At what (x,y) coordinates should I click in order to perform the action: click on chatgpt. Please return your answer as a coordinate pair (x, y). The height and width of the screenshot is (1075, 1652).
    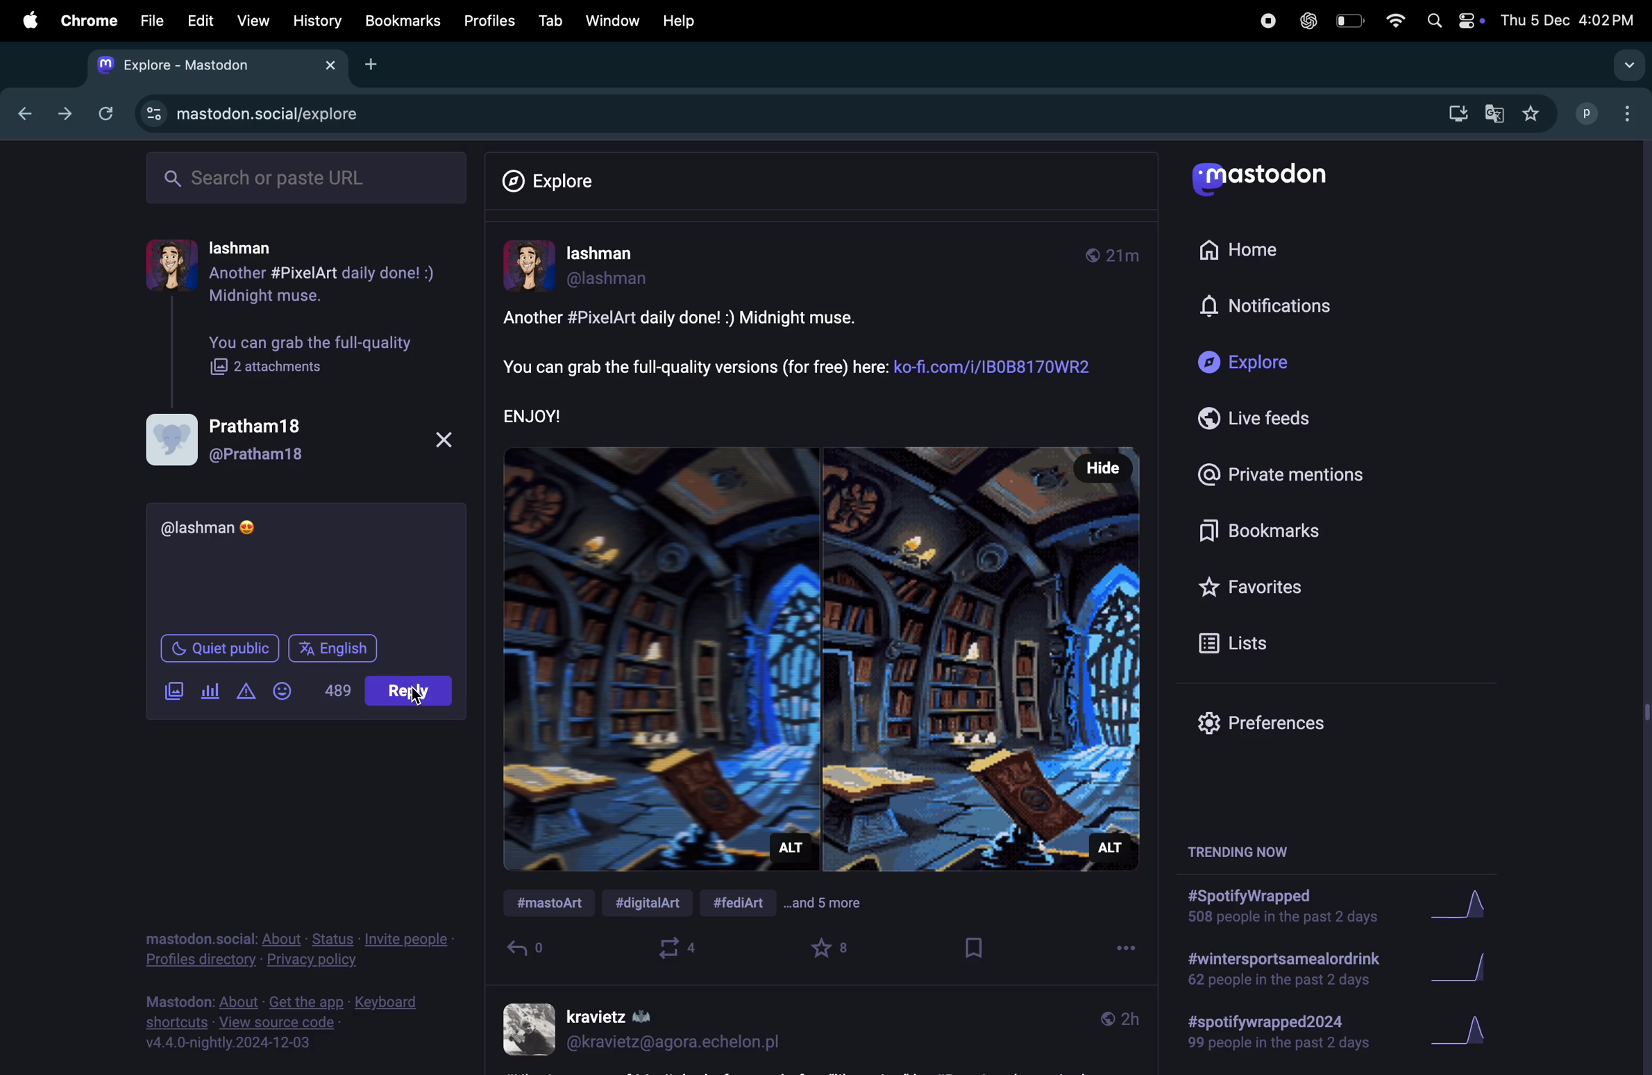
    Looking at the image, I should click on (1306, 22).